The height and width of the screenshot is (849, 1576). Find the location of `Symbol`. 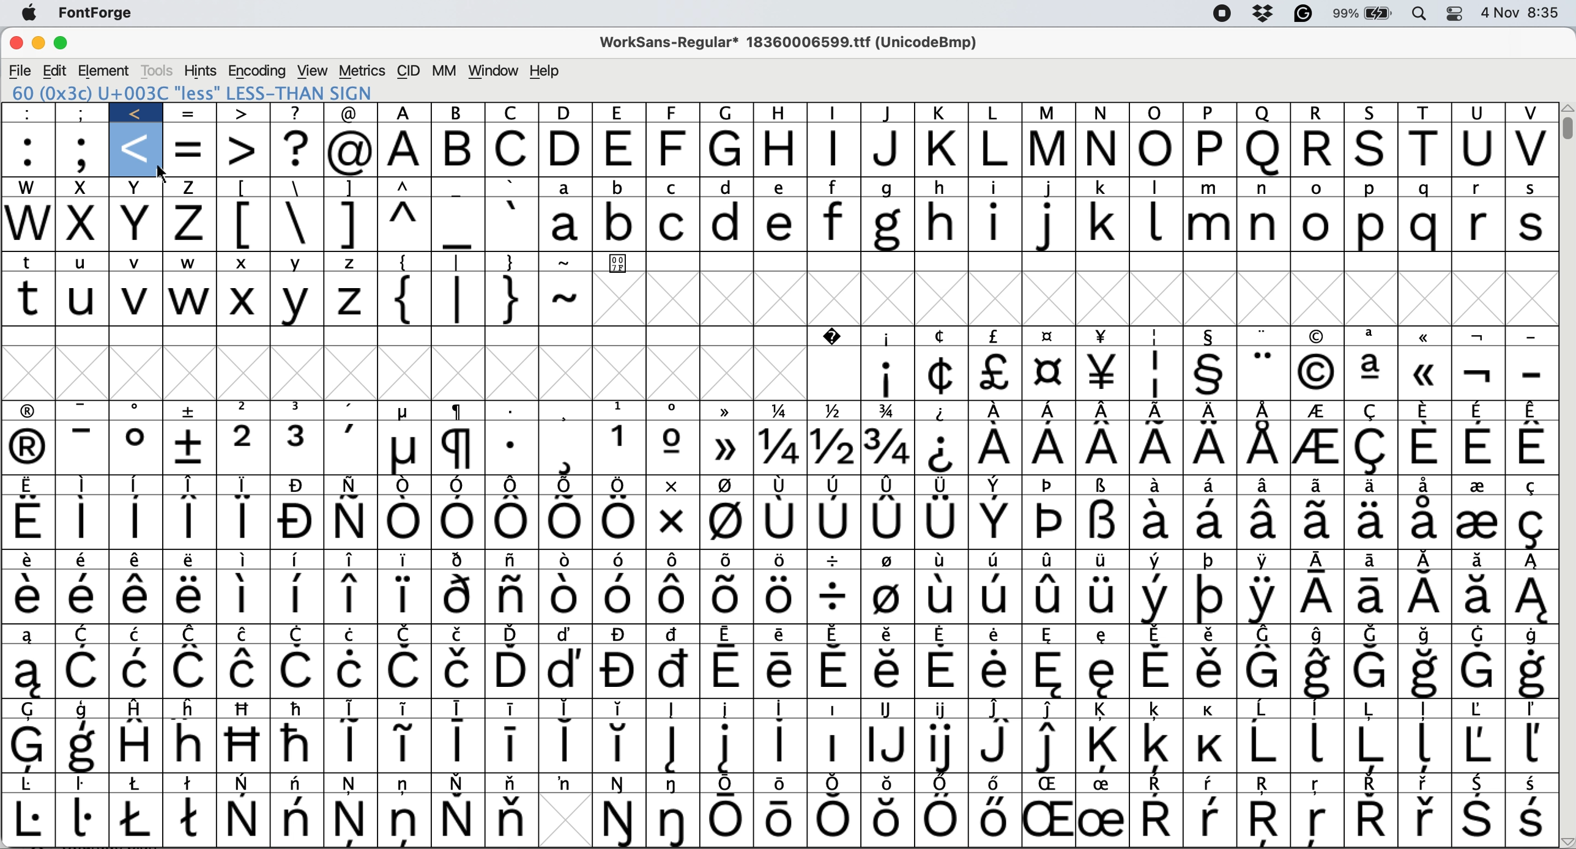

Symbol is located at coordinates (1479, 337).